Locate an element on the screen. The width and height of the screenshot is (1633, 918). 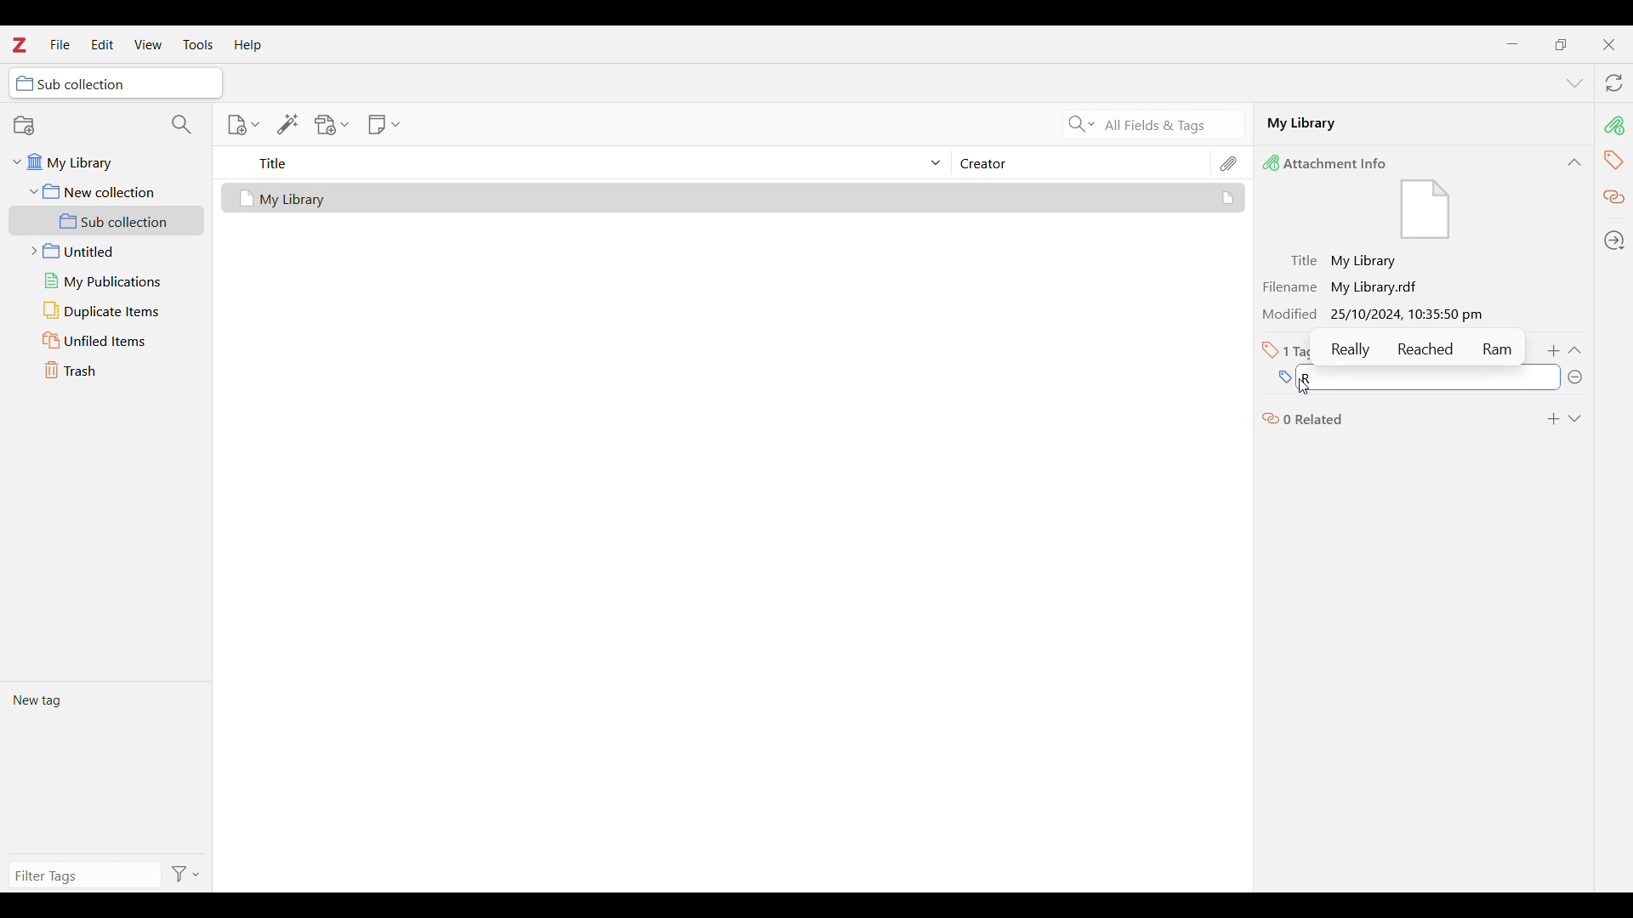
New collection is located at coordinates (24, 125).